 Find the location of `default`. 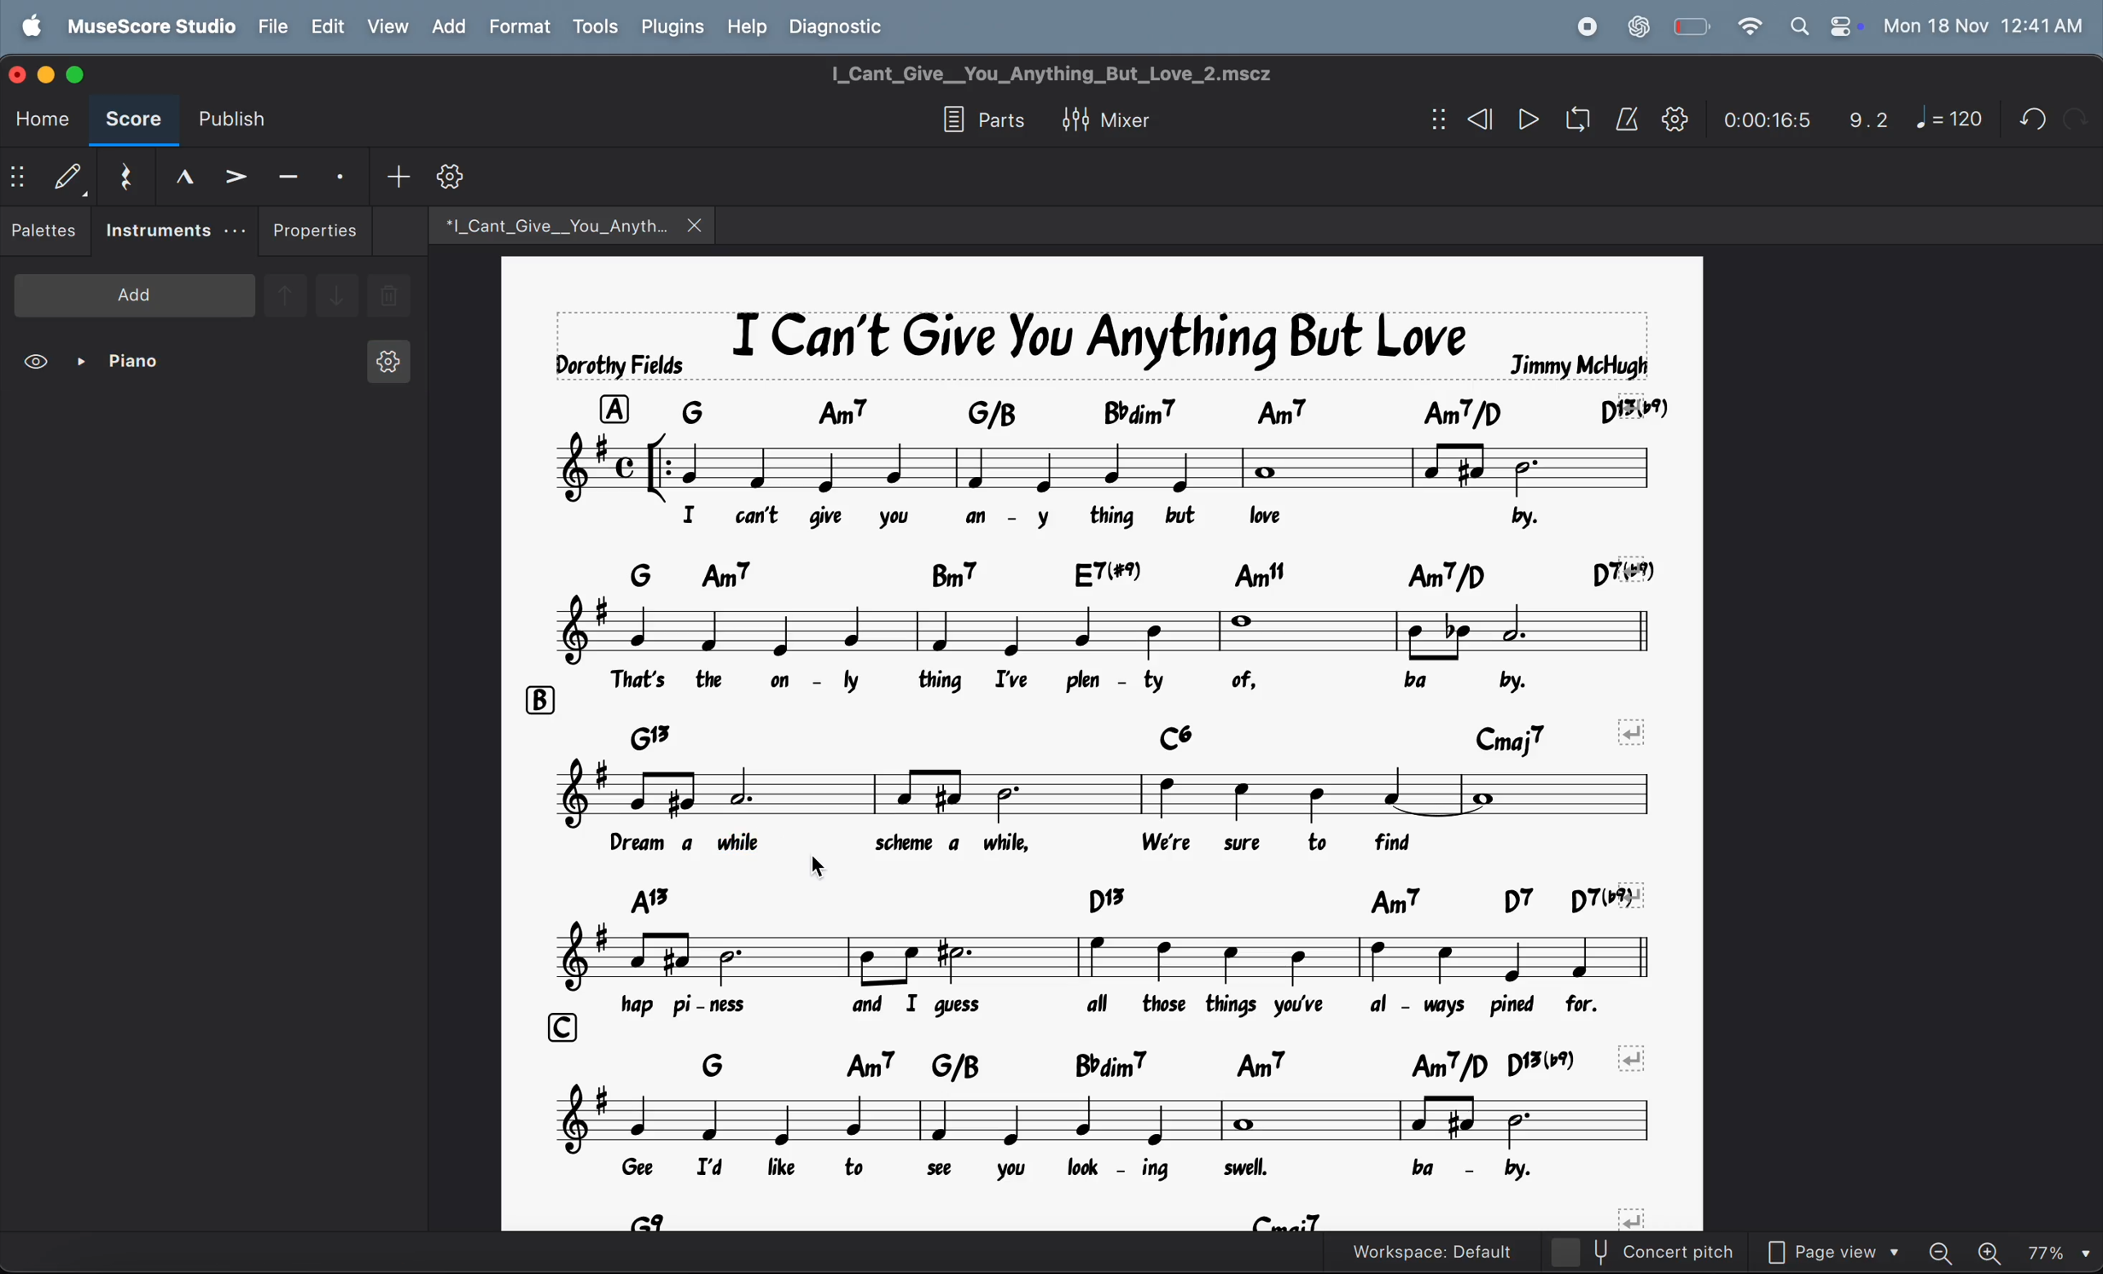

default is located at coordinates (72, 176).